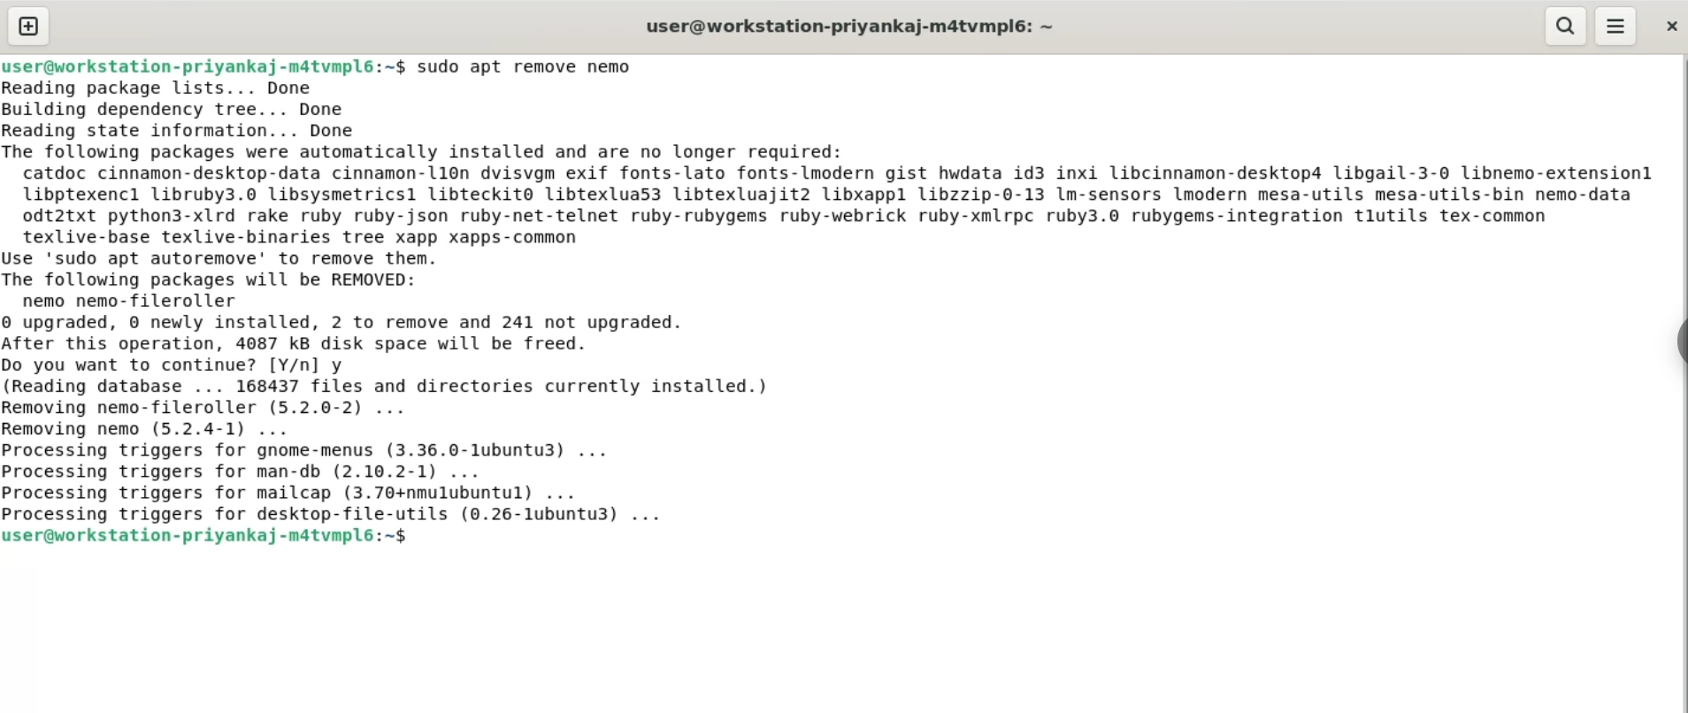  Describe the element at coordinates (843, 303) in the screenshot. I see `log of removing nemo` at that location.